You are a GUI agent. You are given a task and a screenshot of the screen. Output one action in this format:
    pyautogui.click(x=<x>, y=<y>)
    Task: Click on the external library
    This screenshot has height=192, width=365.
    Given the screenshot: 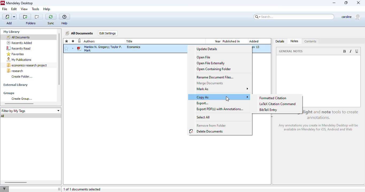 What is the action you would take?
    pyautogui.click(x=15, y=85)
    